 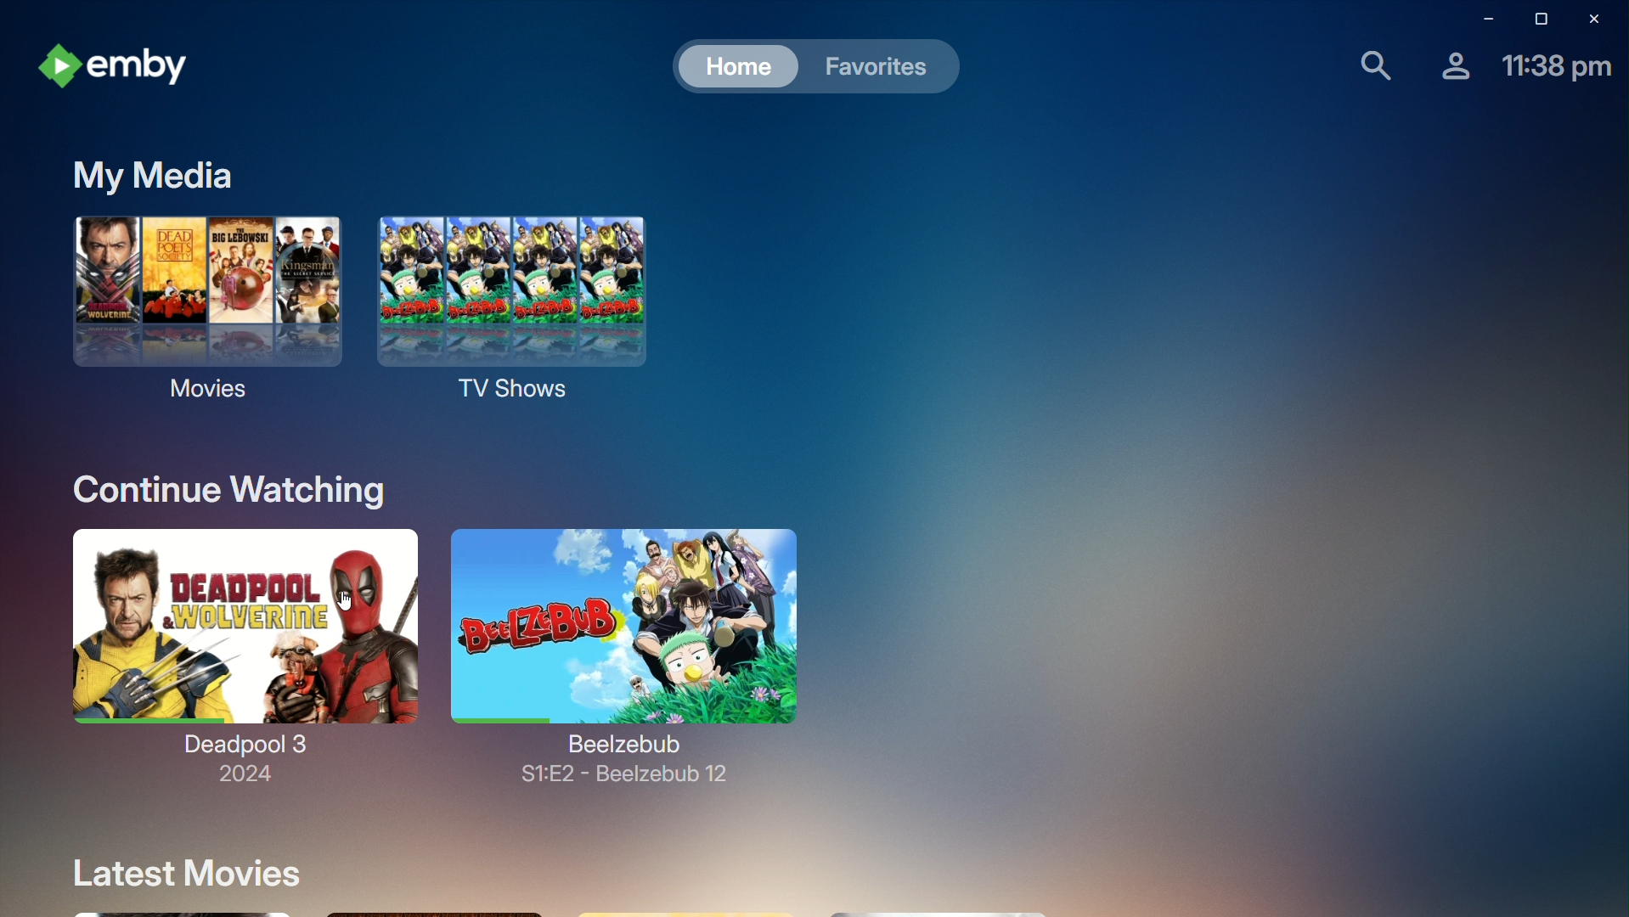 I want to click on Find, so click(x=1367, y=70).